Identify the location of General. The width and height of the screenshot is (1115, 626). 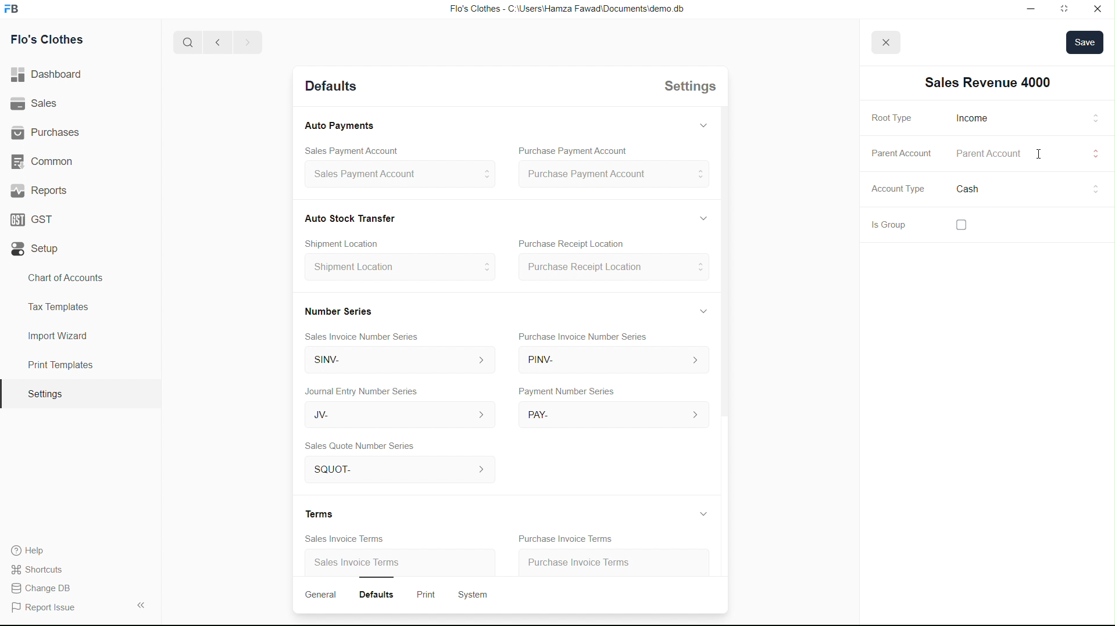
(322, 595).